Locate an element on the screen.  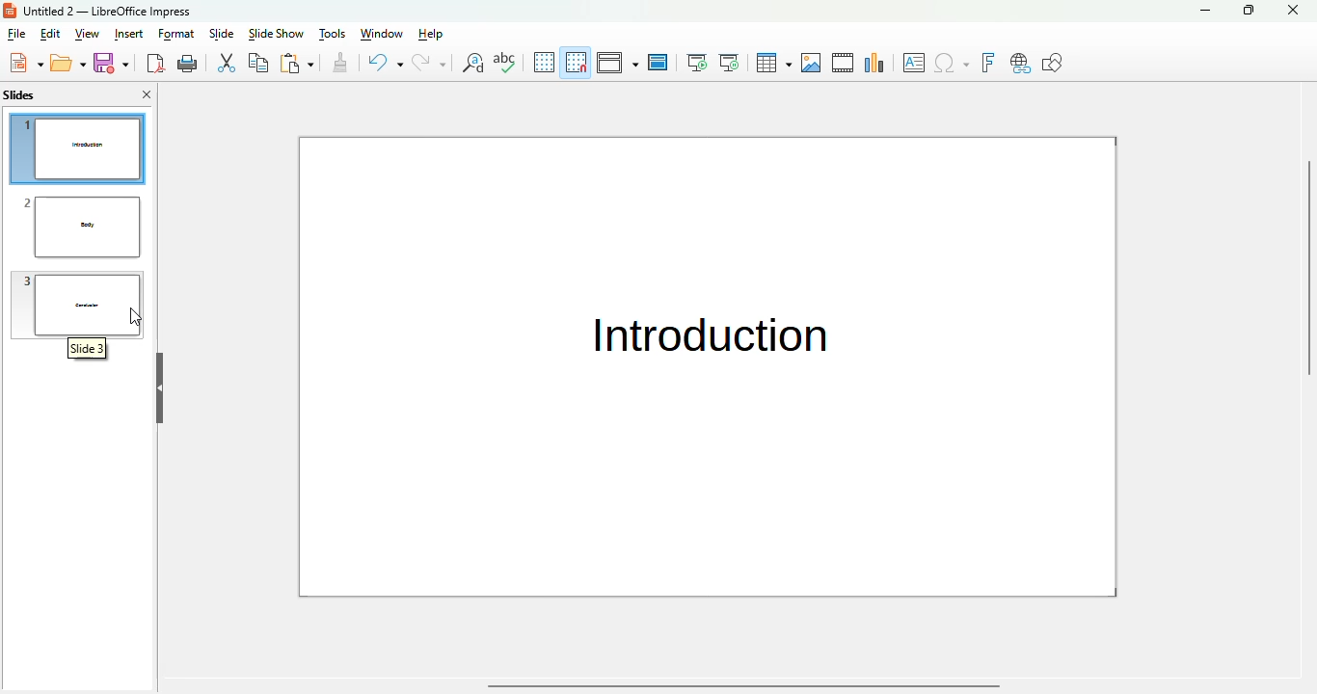
slide 2 is located at coordinates (82, 227).